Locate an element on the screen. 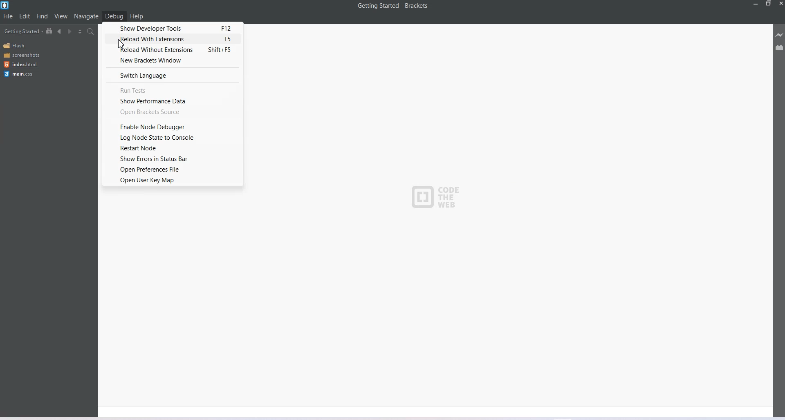 The height and width of the screenshot is (420, 785). Screenshots is located at coordinates (21, 55).